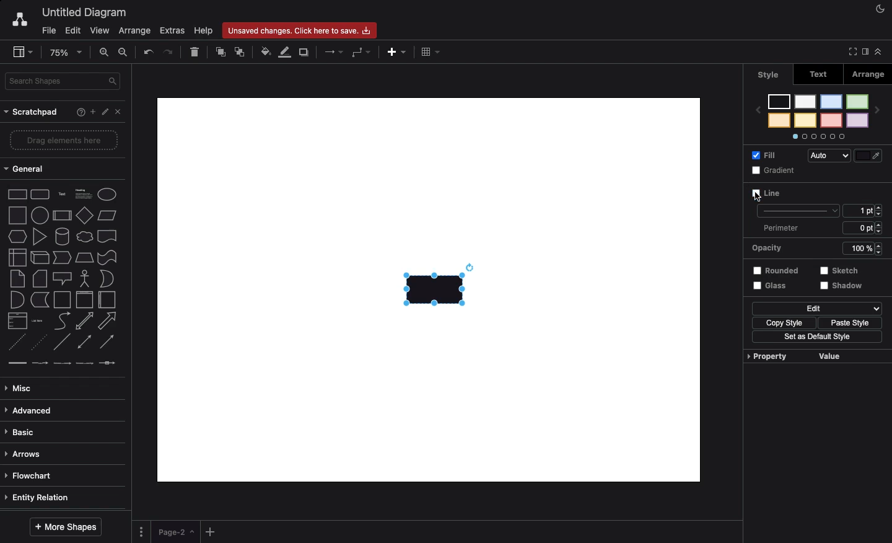 The image size is (892, 543). Describe the element at coordinates (65, 81) in the screenshot. I see `Search in shapes` at that location.